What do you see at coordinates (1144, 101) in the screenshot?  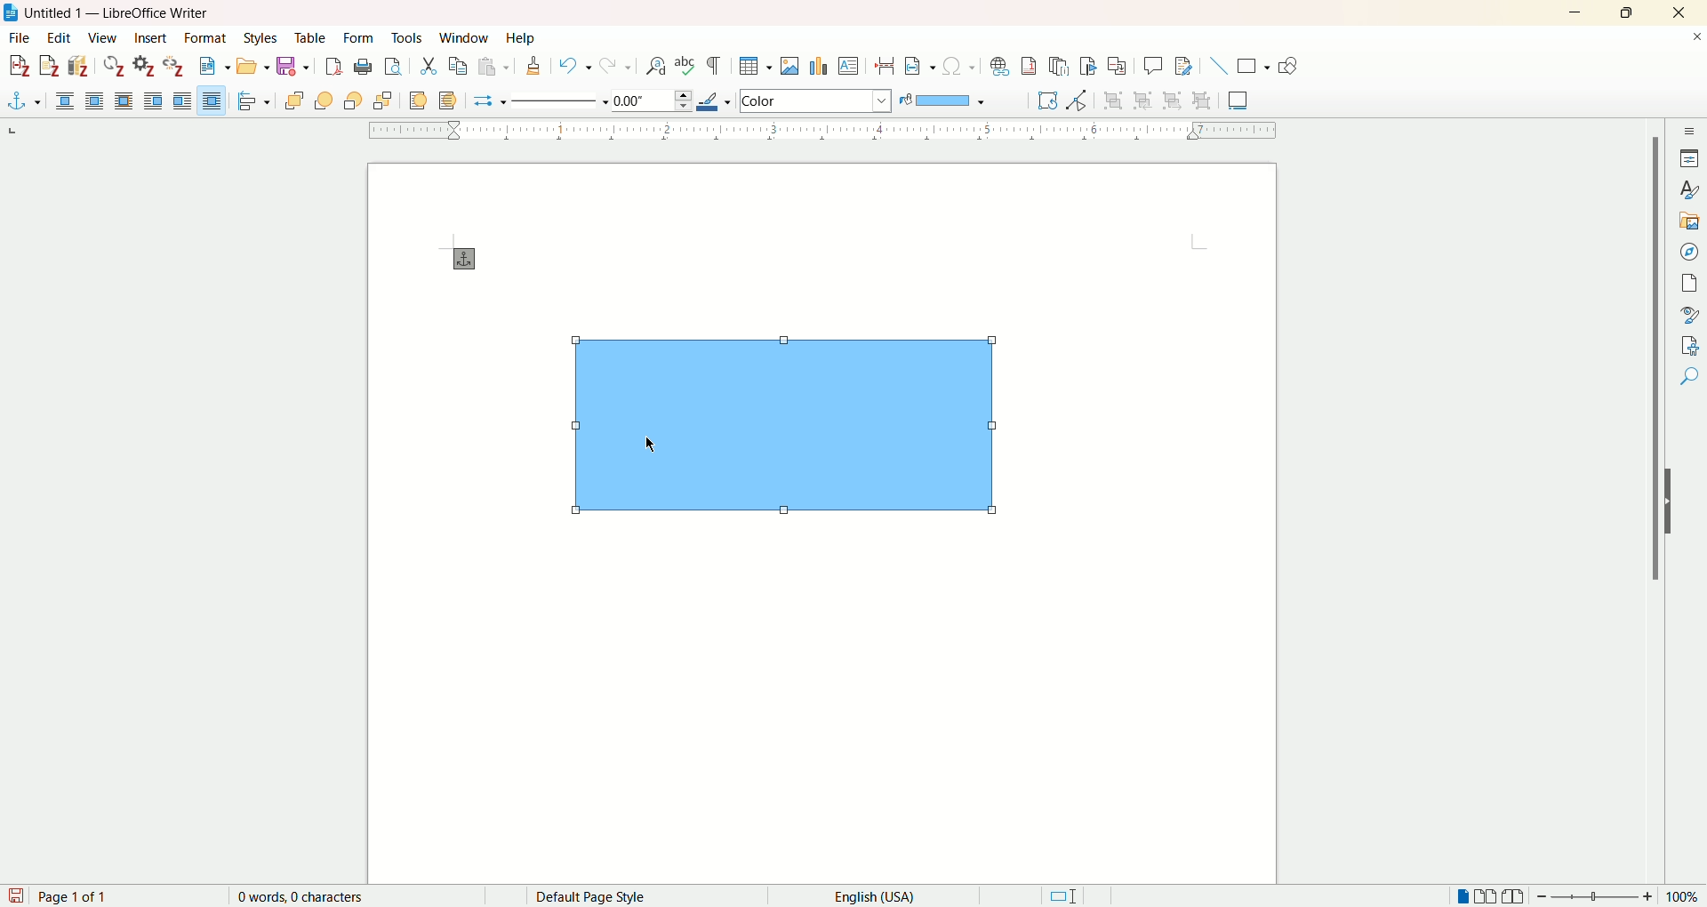 I see `enter group` at bounding box center [1144, 101].